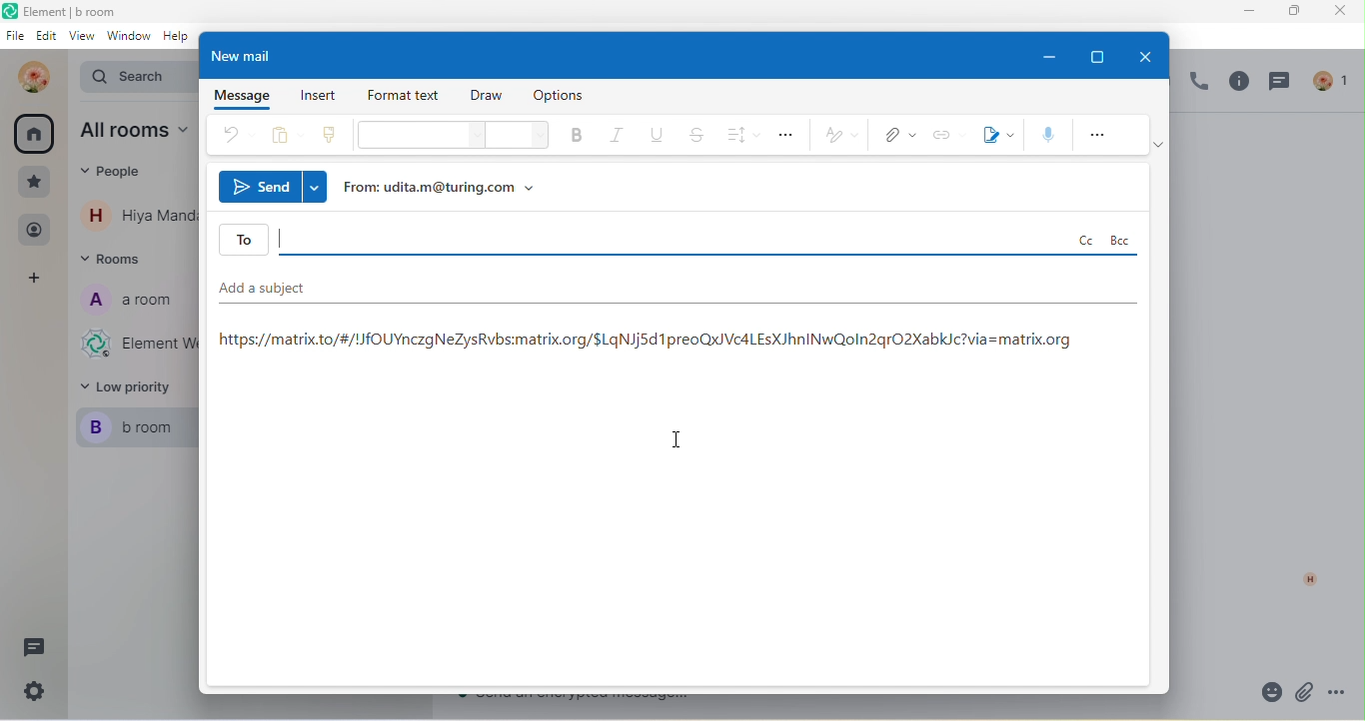 The image size is (1365, 721). What do you see at coordinates (658, 138) in the screenshot?
I see `underline` at bounding box center [658, 138].